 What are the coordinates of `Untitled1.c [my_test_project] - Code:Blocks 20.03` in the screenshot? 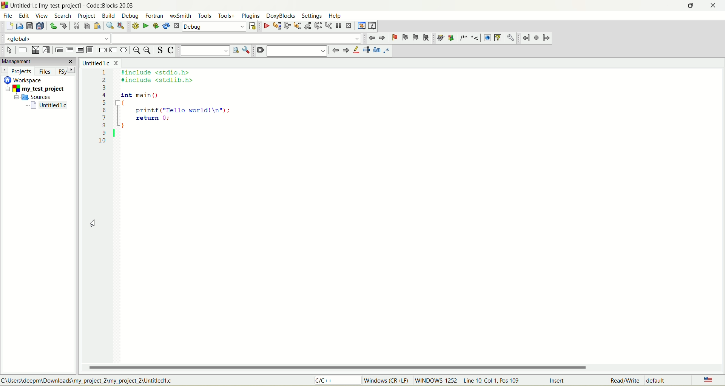 It's located at (71, 6).